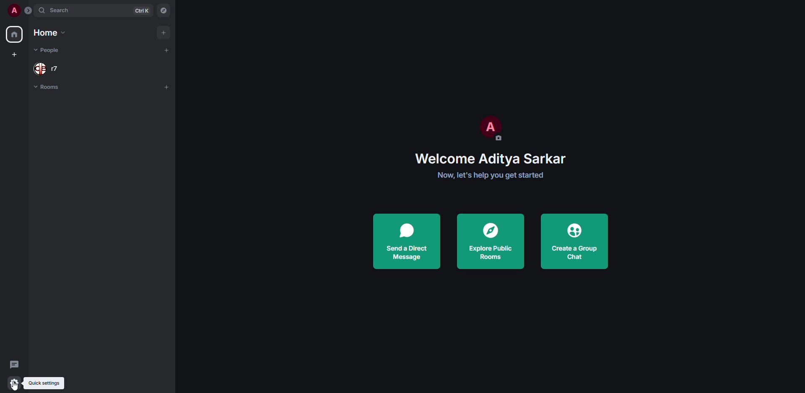 This screenshot has height=393, width=805. Describe the element at coordinates (14, 55) in the screenshot. I see `create space` at that location.